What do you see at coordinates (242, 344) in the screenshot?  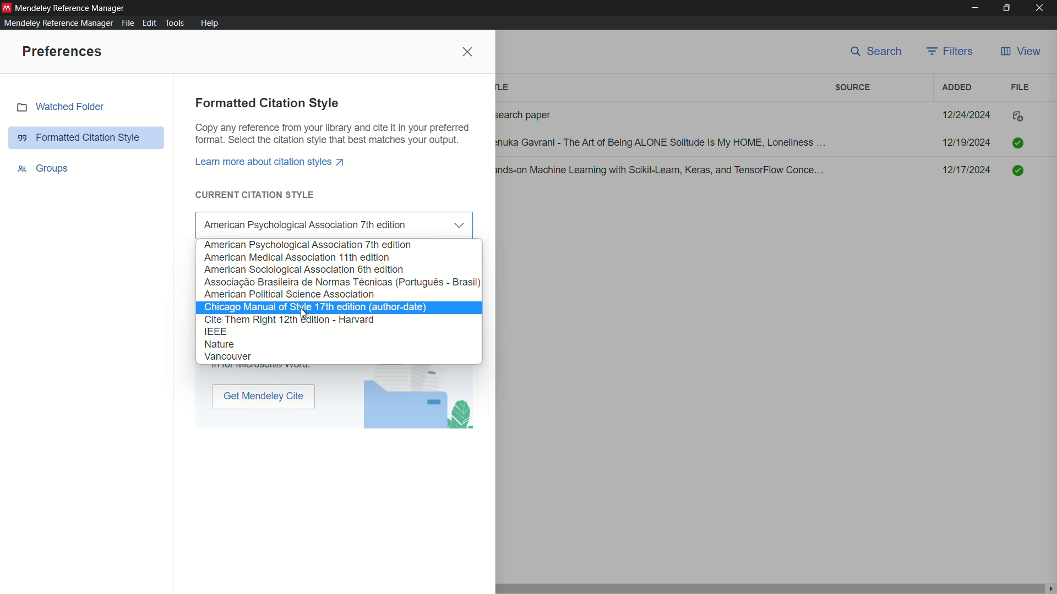 I see `citation styles` at bounding box center [242, 344].